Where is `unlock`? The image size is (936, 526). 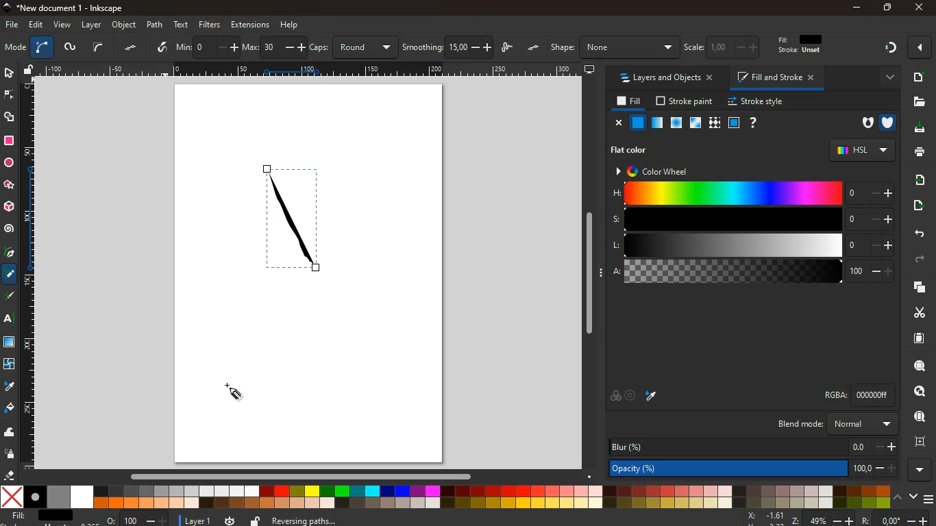 unlock is located at coordinates (256, 520).